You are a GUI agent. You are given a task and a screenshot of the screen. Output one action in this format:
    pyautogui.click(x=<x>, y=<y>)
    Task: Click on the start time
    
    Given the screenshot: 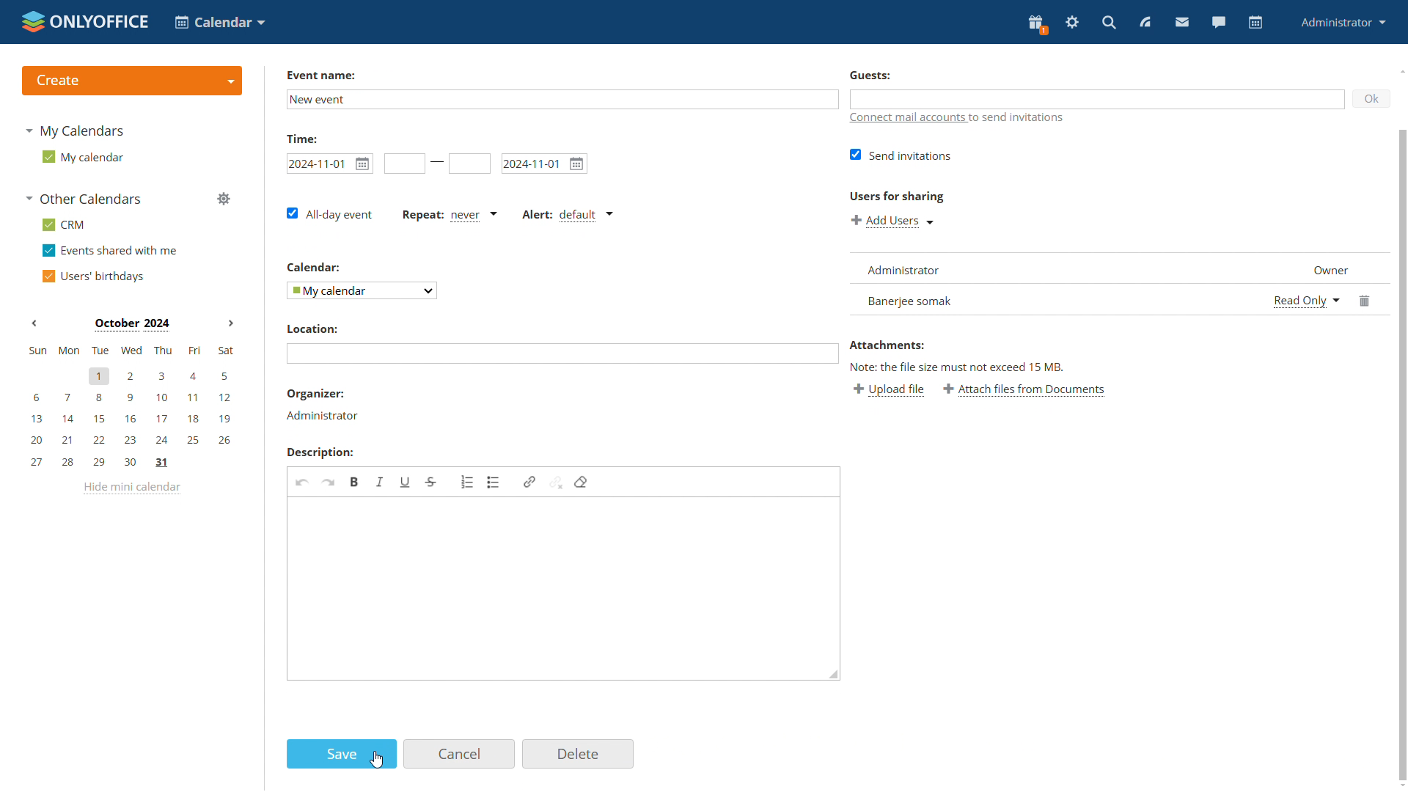 What is the action you would take?
    pyautogui.click(x=404, y=164)
    